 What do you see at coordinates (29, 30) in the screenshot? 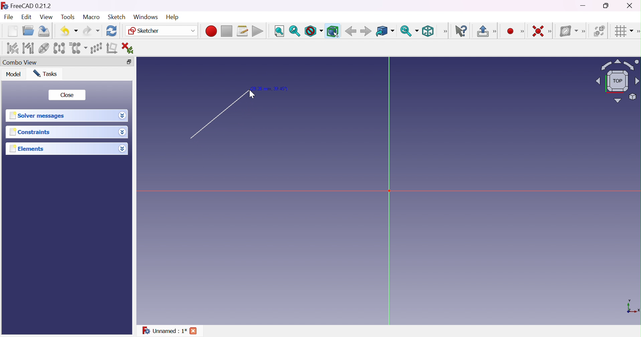
I see `Open` at bounding box center [29, 30].